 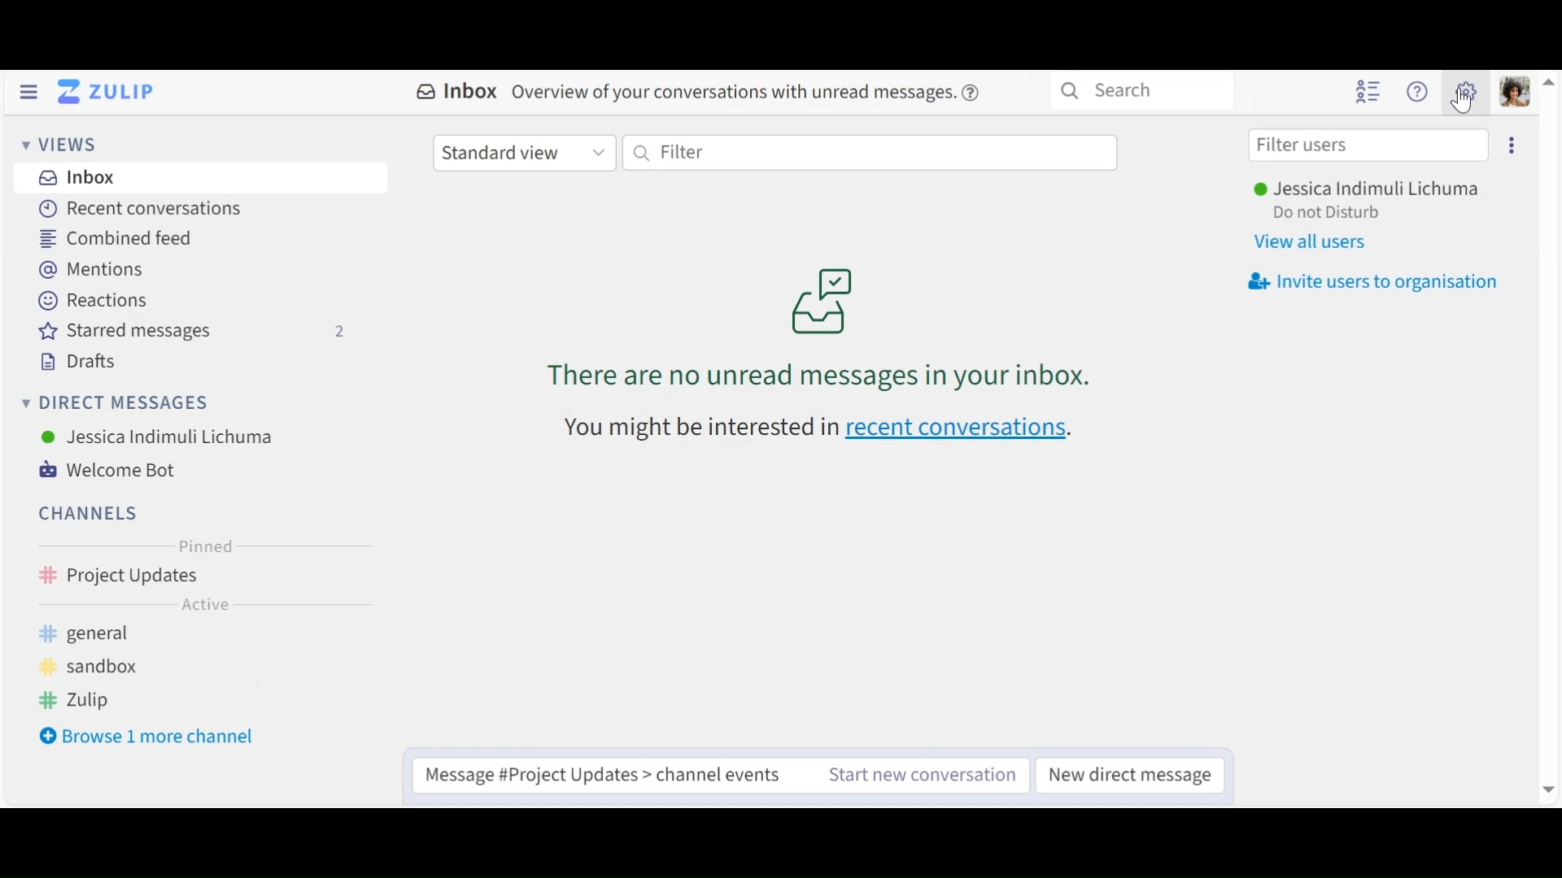 What do you see at coordinates (115, 404) in the screenshot?
I see `Direct Messages` at bounding box center [115, 404].